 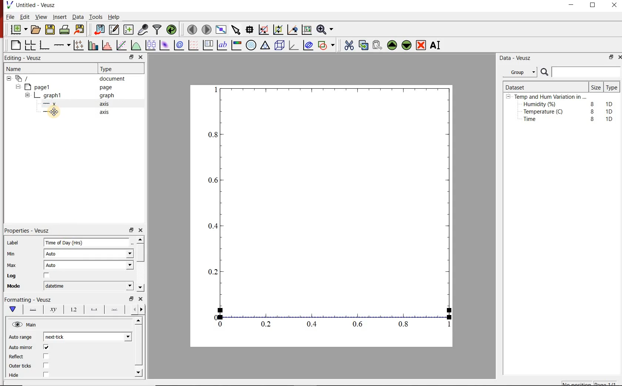 What do you see at coordinates (60, 336) in the screenshot?
I see `next-tick` at bounding box center [60, 336].